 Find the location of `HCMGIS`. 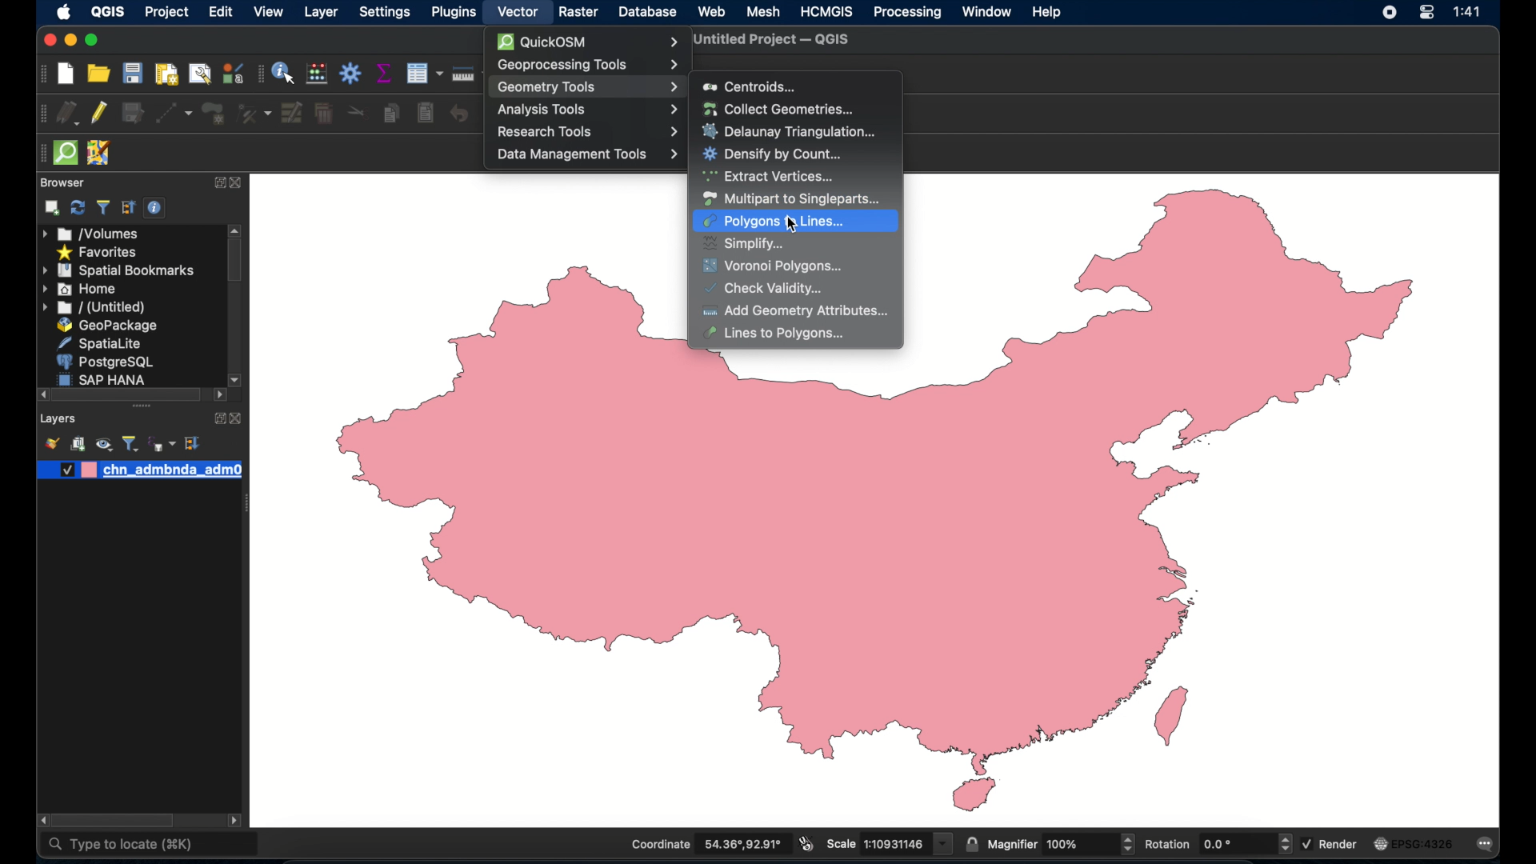

HCMGIS is located at coordinates (826, 11).